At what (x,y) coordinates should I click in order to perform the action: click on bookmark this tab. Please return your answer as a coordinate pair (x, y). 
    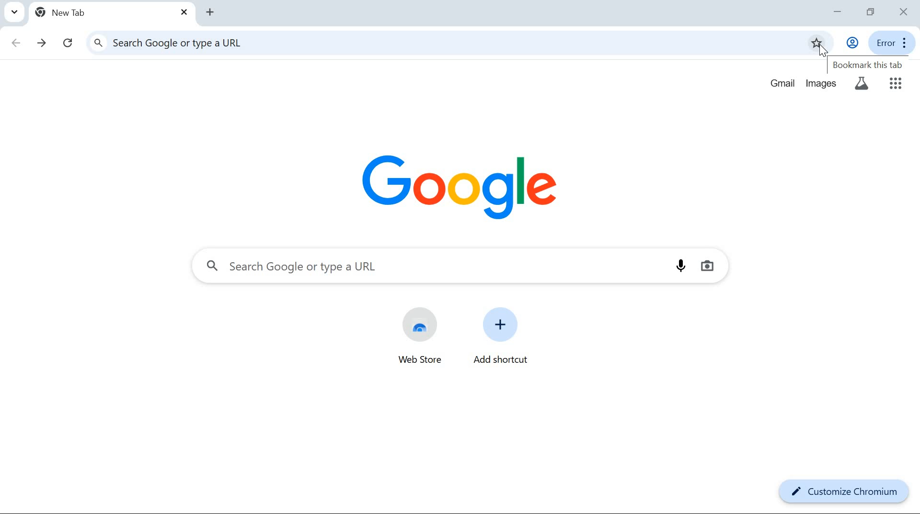
    Looking at the image, I should click on (816, 42).